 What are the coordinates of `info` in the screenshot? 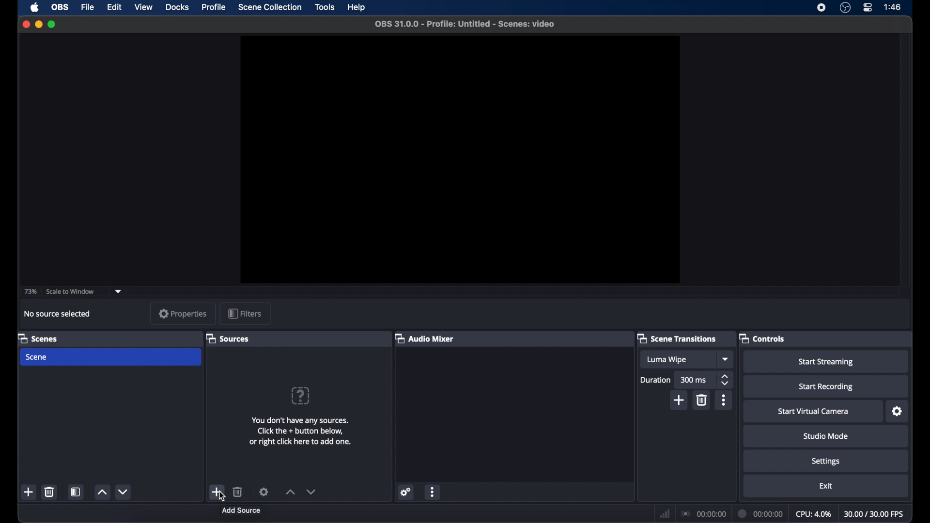 It's located at (301, 431).